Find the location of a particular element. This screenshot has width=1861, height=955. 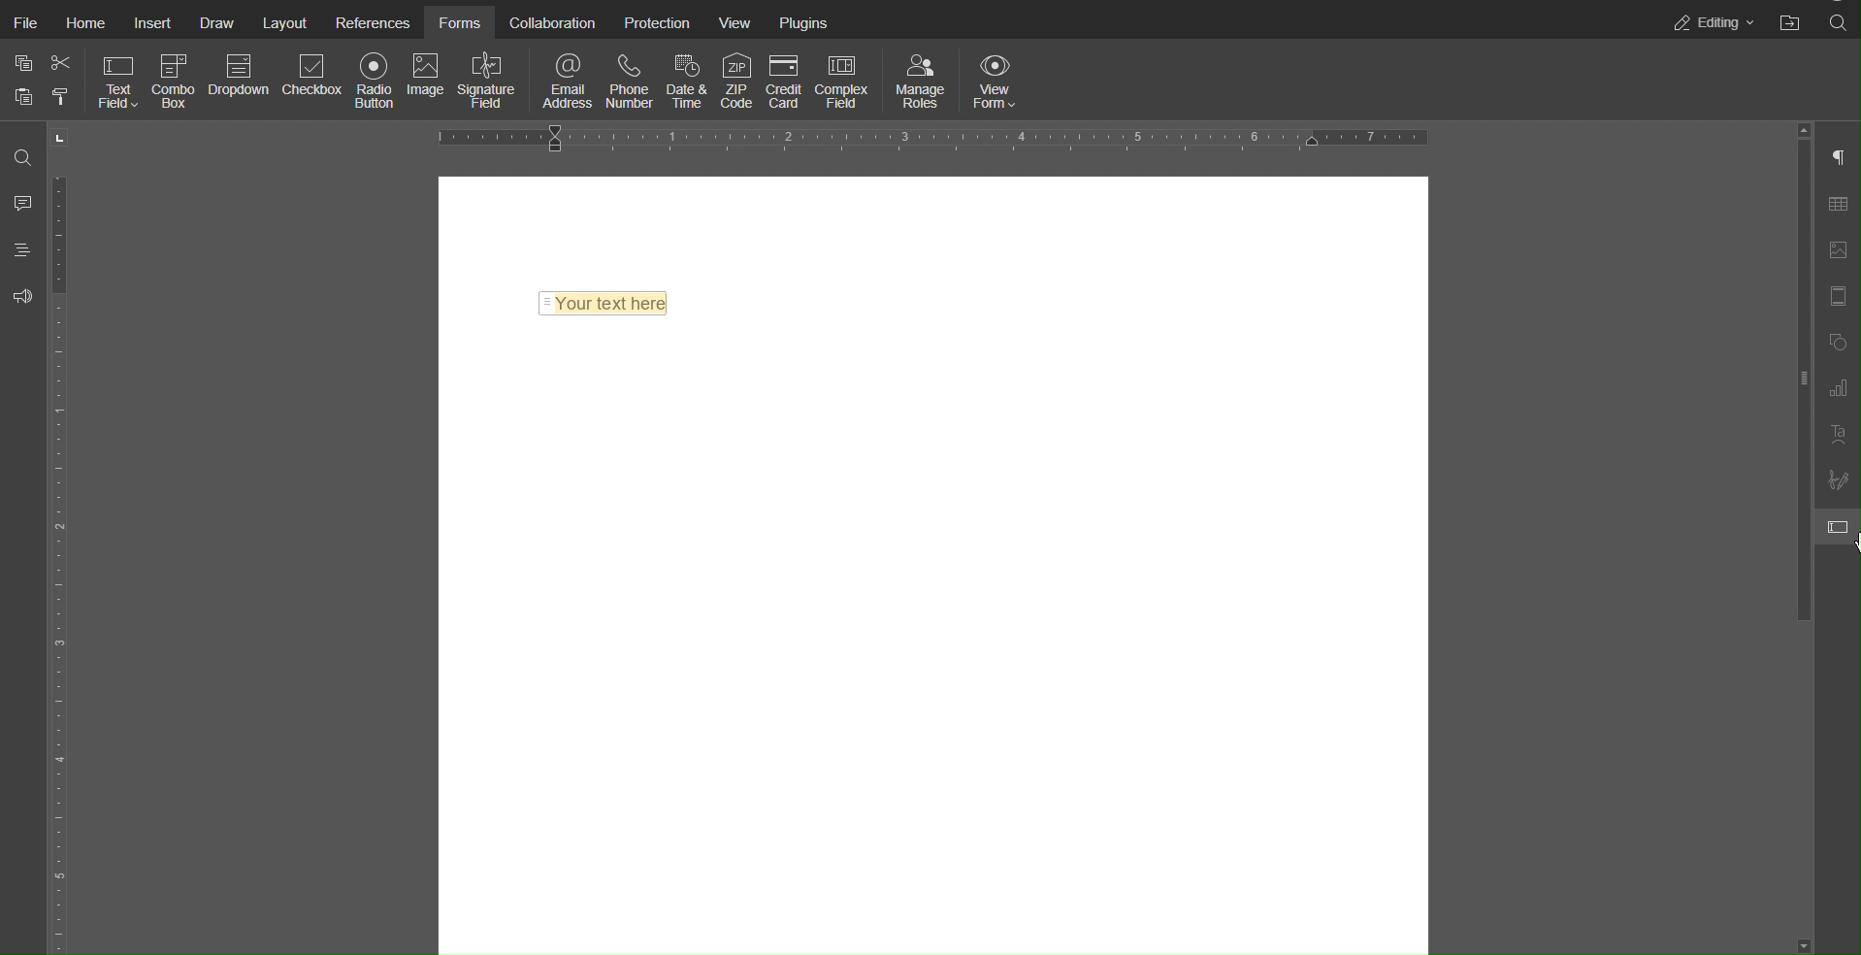

Header and Footer is located at coordinates (1837, 296).